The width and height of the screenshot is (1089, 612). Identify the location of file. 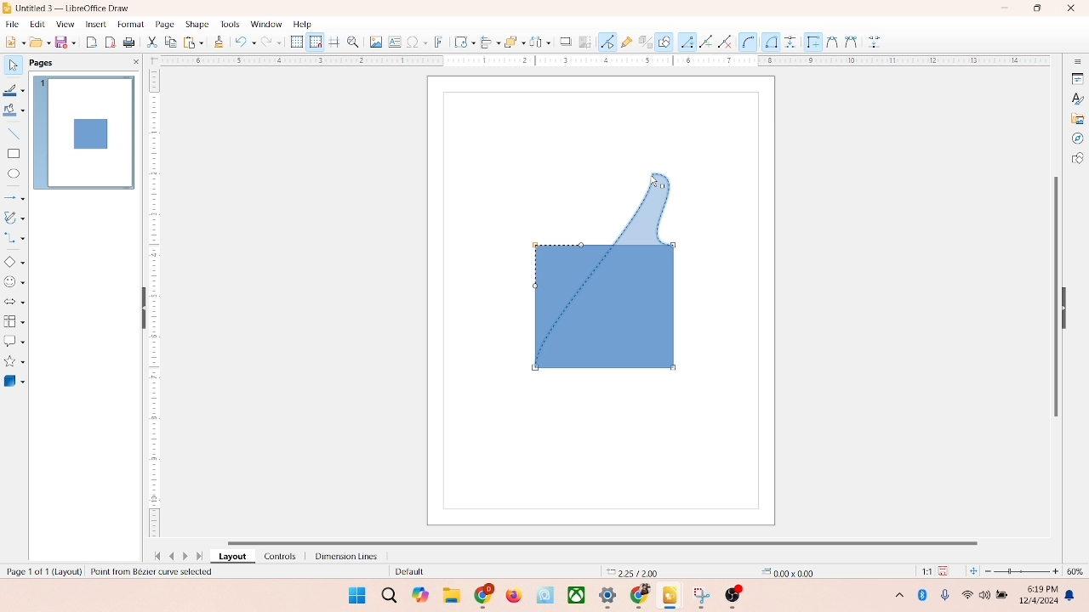
(13, 22).